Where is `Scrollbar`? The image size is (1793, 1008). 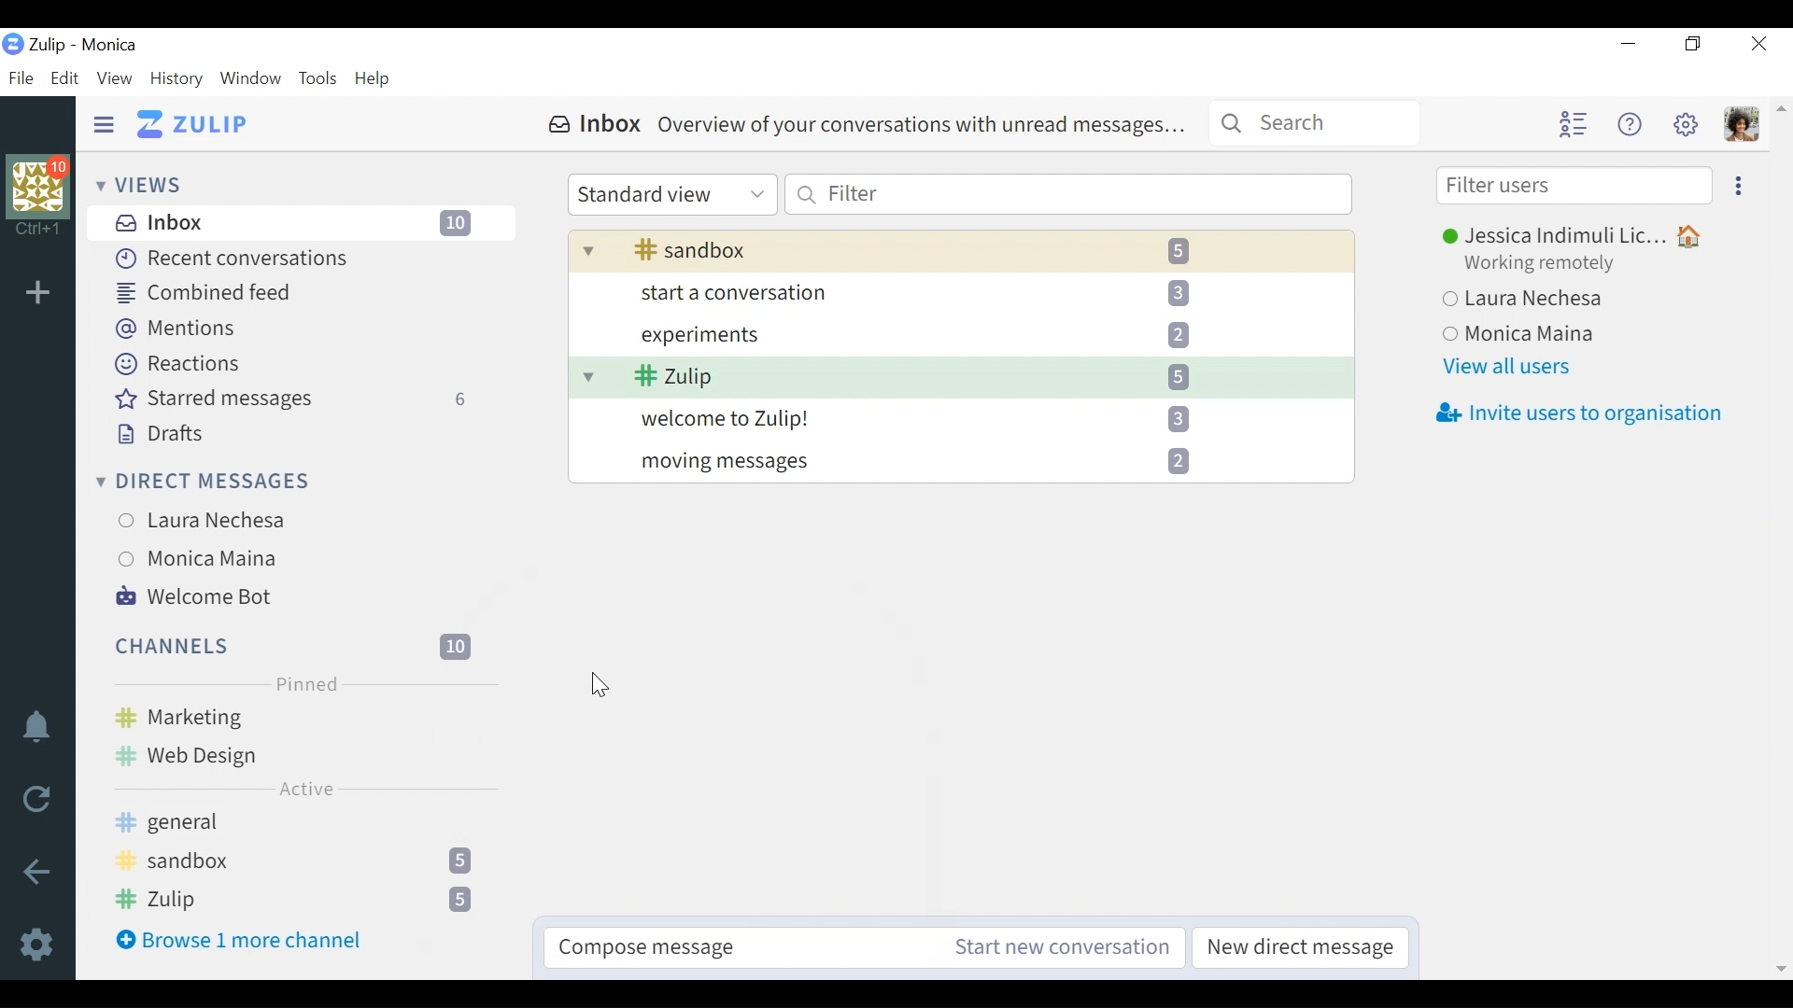
Scrollbar is located at coordinates (1779, 537).